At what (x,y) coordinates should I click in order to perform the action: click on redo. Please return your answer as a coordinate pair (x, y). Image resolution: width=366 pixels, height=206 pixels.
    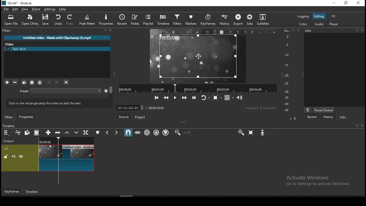
    Looking at the image, I should click on (70, 20).